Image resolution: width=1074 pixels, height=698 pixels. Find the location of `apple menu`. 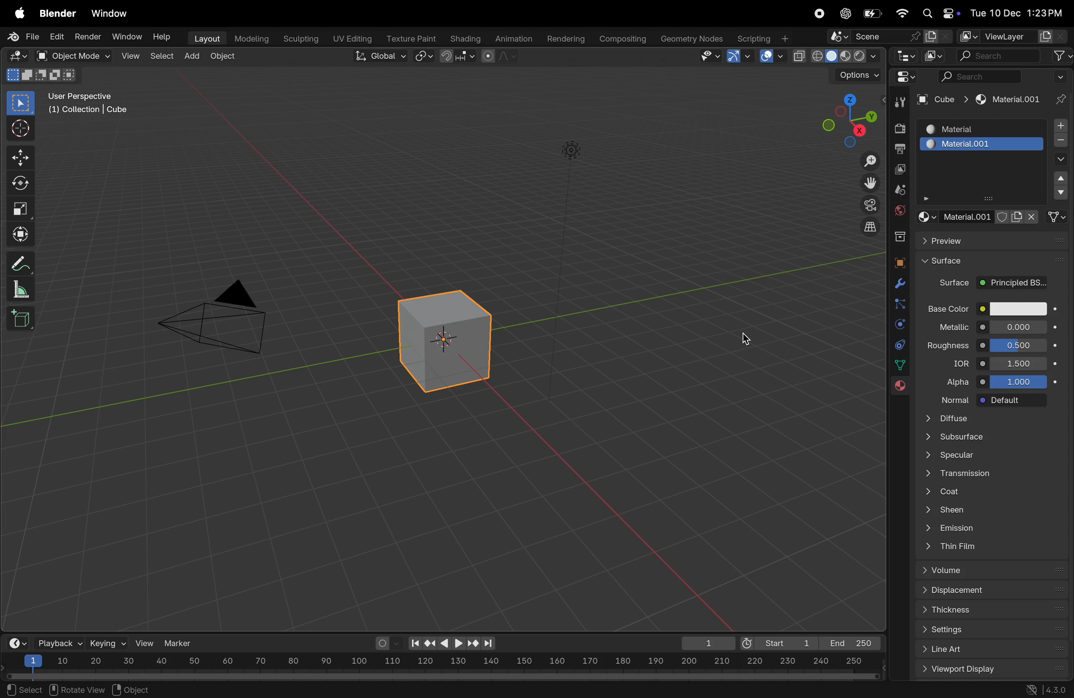

apple menu is located at coordinates (16, 14).